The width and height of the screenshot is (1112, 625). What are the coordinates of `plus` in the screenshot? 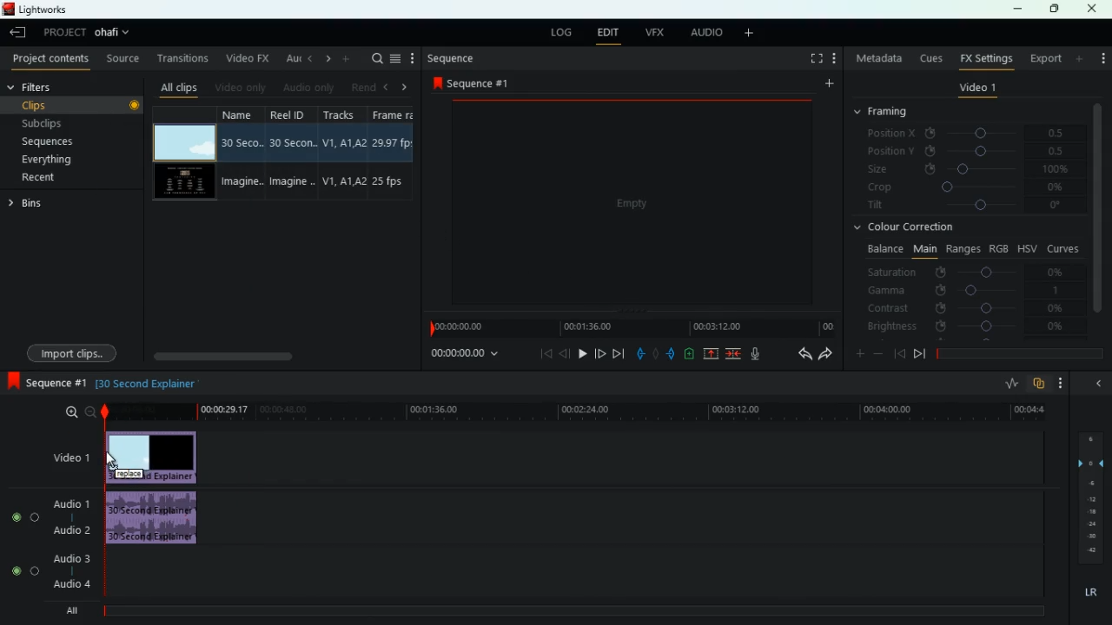 It's located at (857, 355).